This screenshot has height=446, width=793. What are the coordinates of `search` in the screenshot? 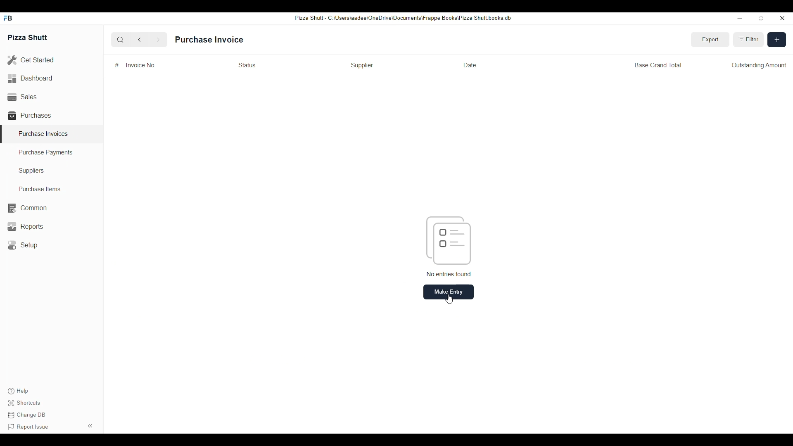 It's located at (120, 40).